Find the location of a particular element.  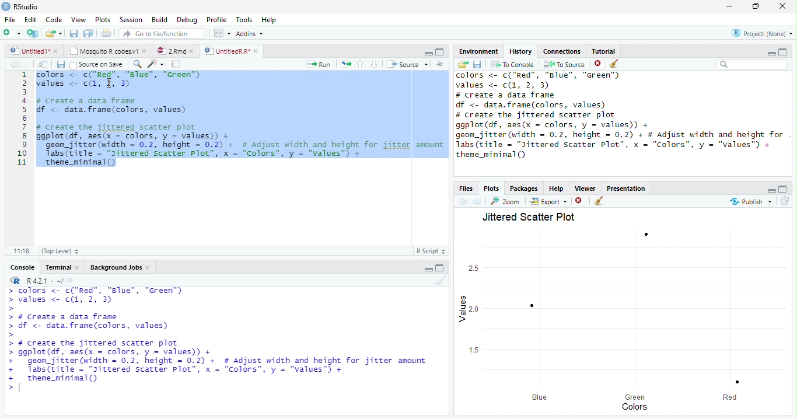

Go to next section/chunk is located at coordinates (374, 64).